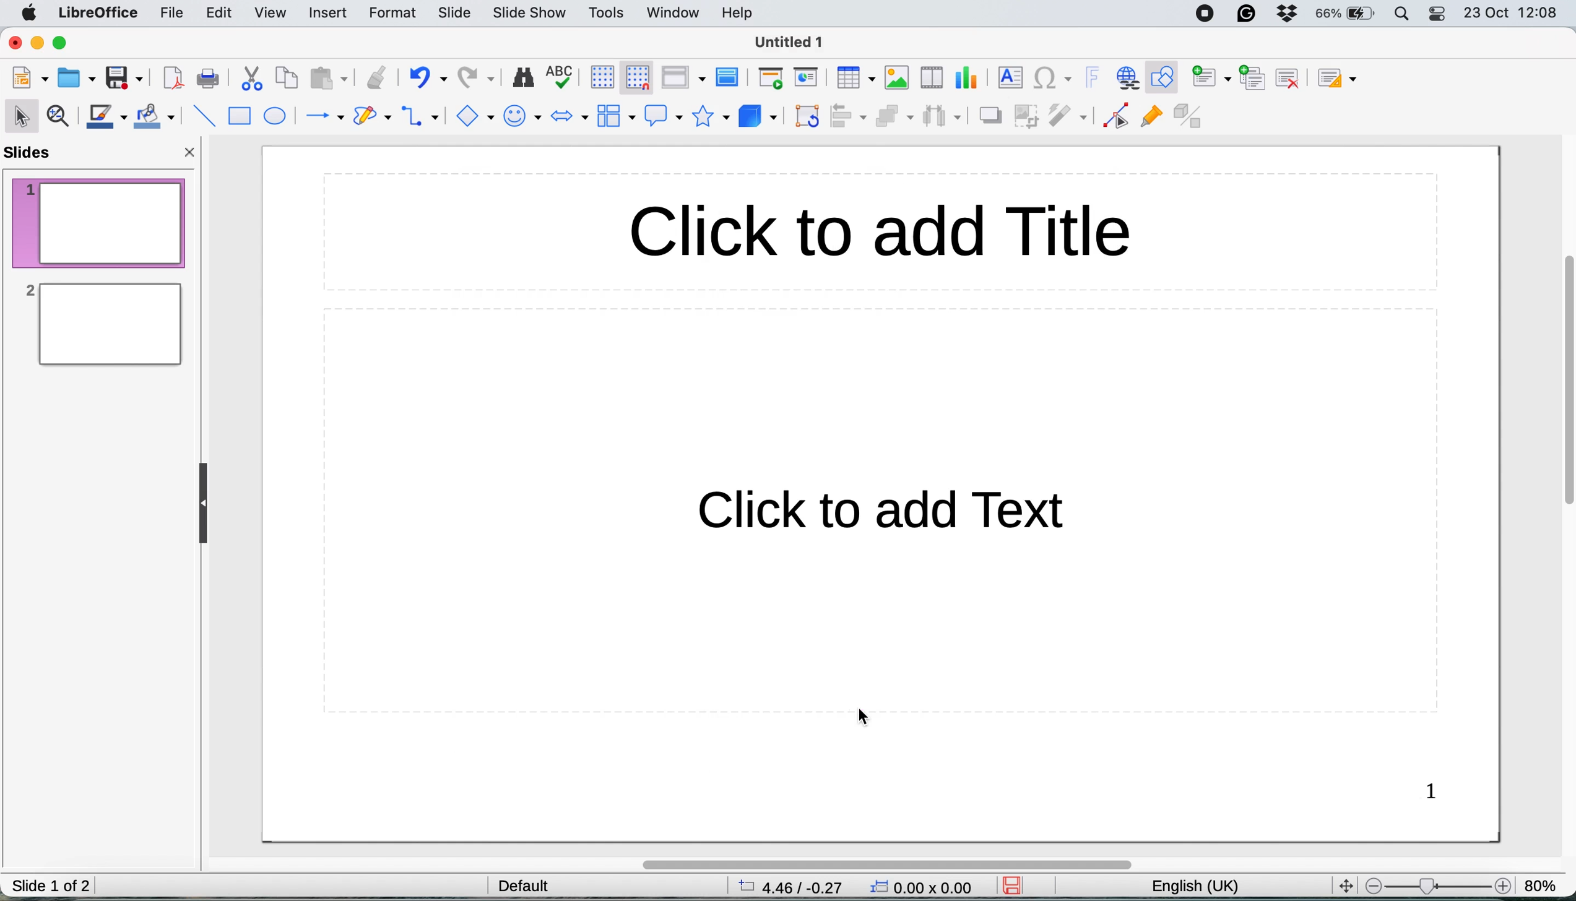  Describe the element at coordinates (239, 118) in the screenshot. I see `rectangle` at that location.